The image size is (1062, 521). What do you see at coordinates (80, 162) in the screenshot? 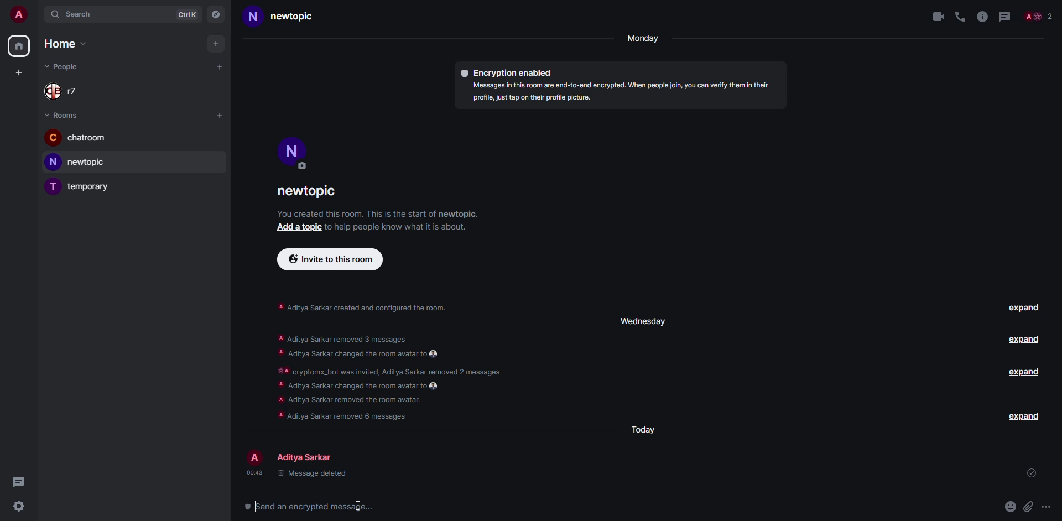
I see `room` at bounding box center [80, 162].